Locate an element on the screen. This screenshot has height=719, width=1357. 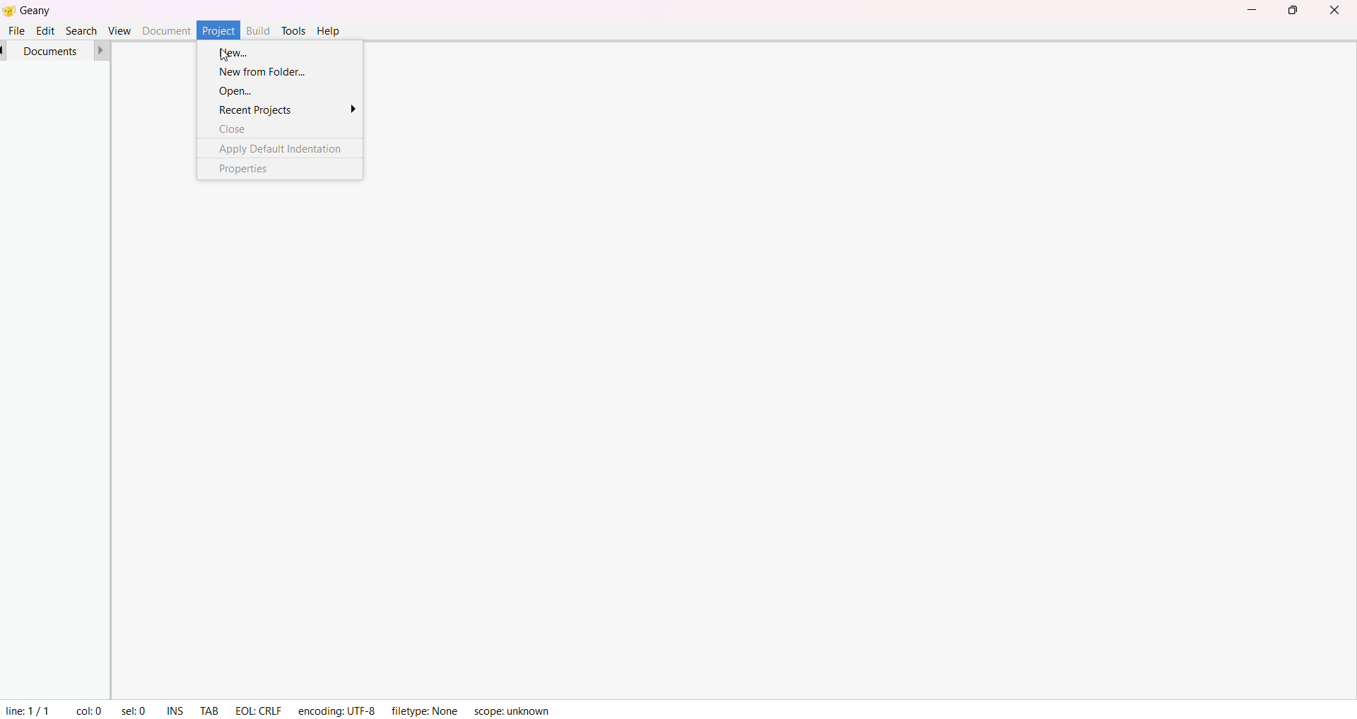
cursor is located at coordinates (228, 56).